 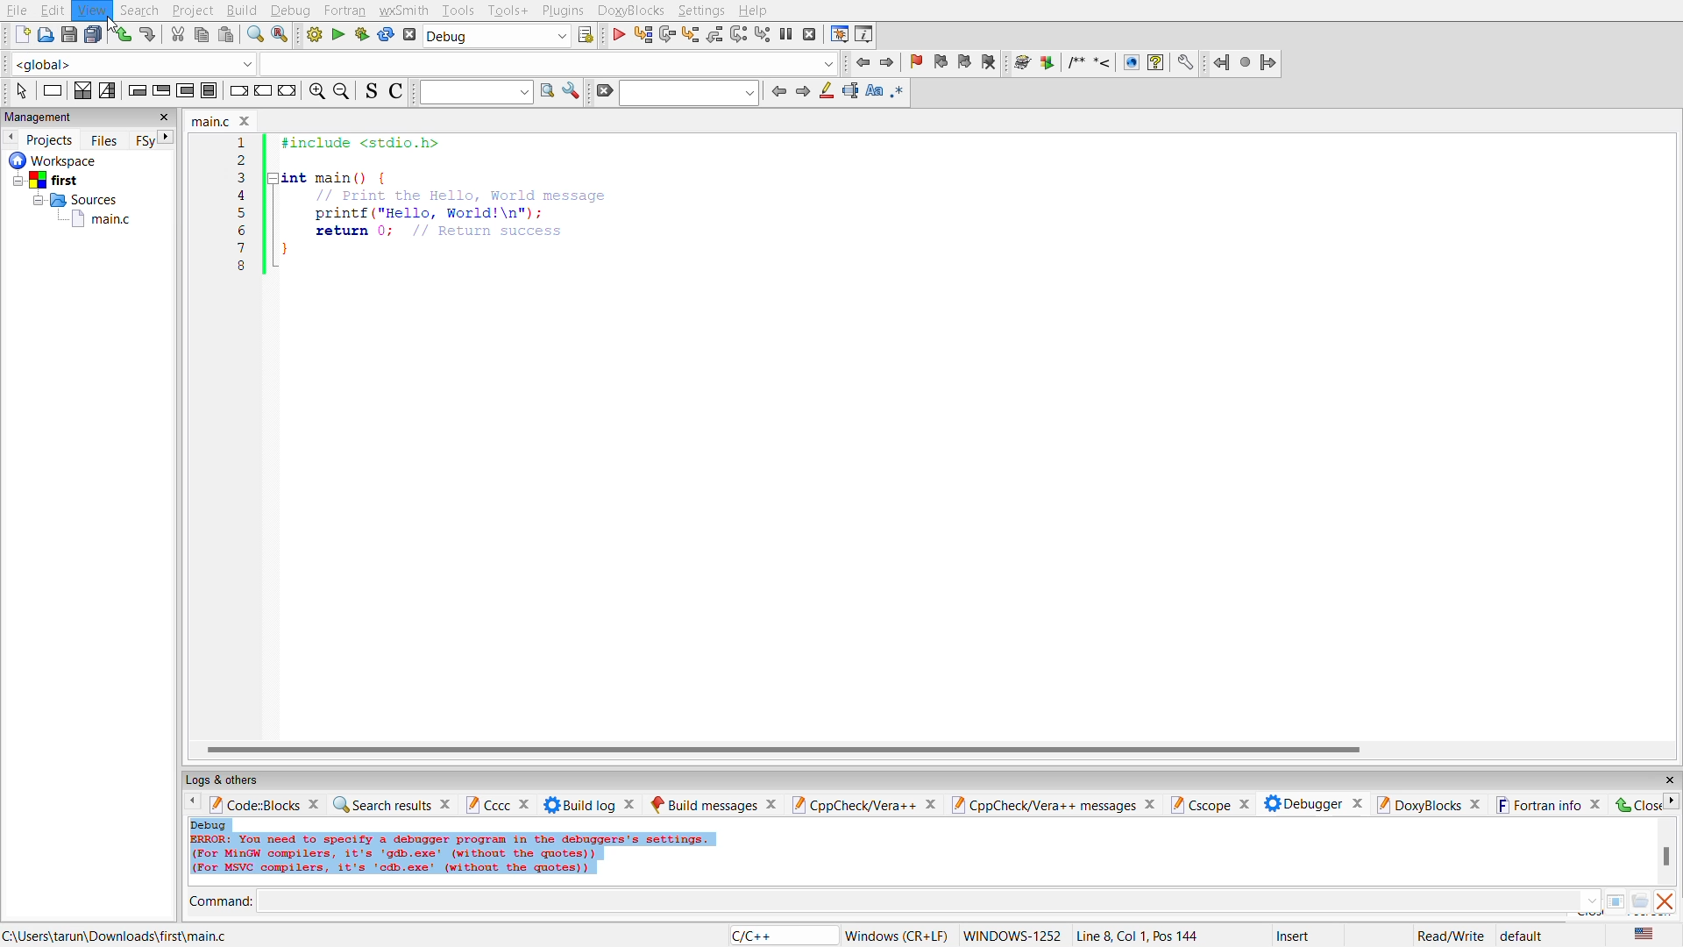 What do you see at coordinates (224, 38) in the screenshot?
I see `paste` at bounding box center [224, 38].